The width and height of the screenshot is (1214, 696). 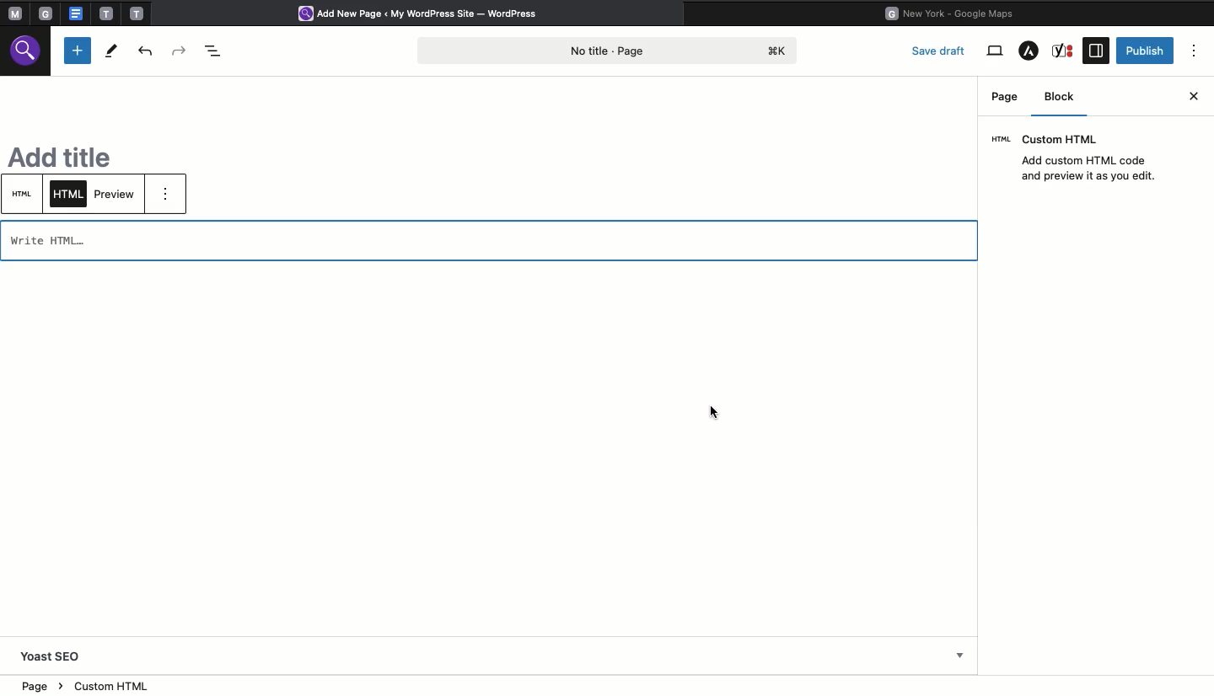 What do you see at coordinates (100, 687) in the screenshot?
I see `page custom html` at bounding box center [100, 687].